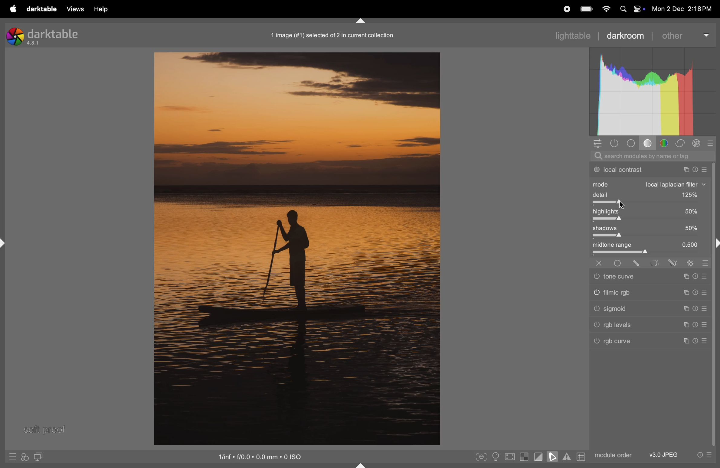 The width and height of the screenshot is (720, 468). Describe the element at coordinates (648, 228) in the screenshot. I see `shadows` at that location.